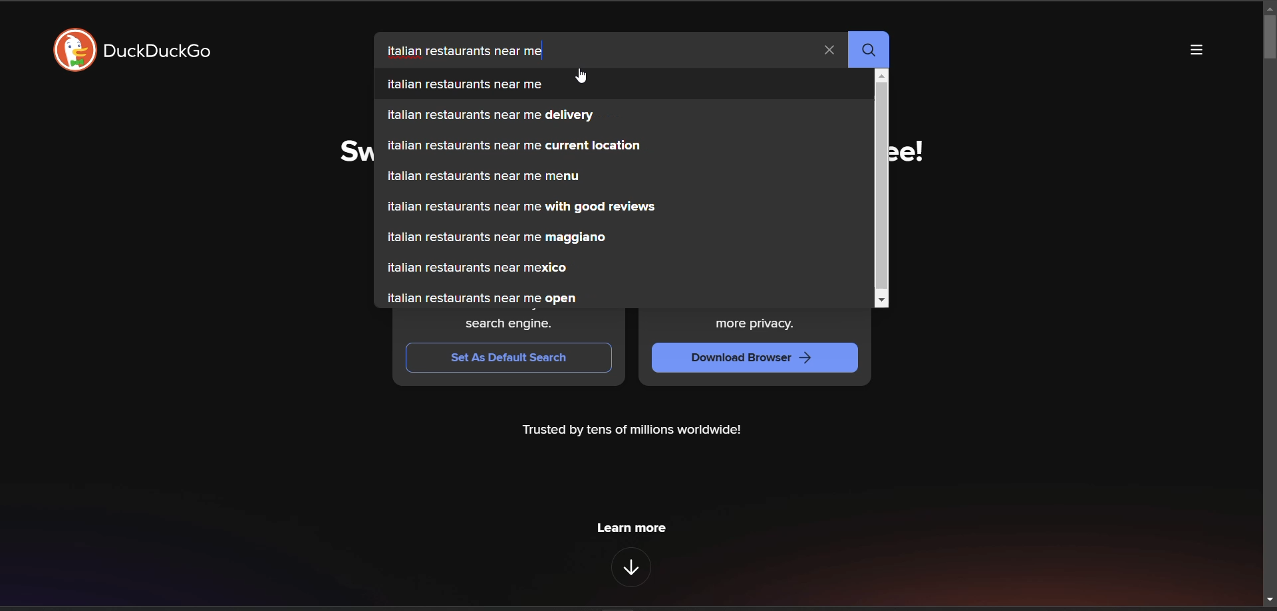  What do you see at coordinates (882, 189) in the screenshot?
I see `vertical search bar` at bounding box center [882, 189].